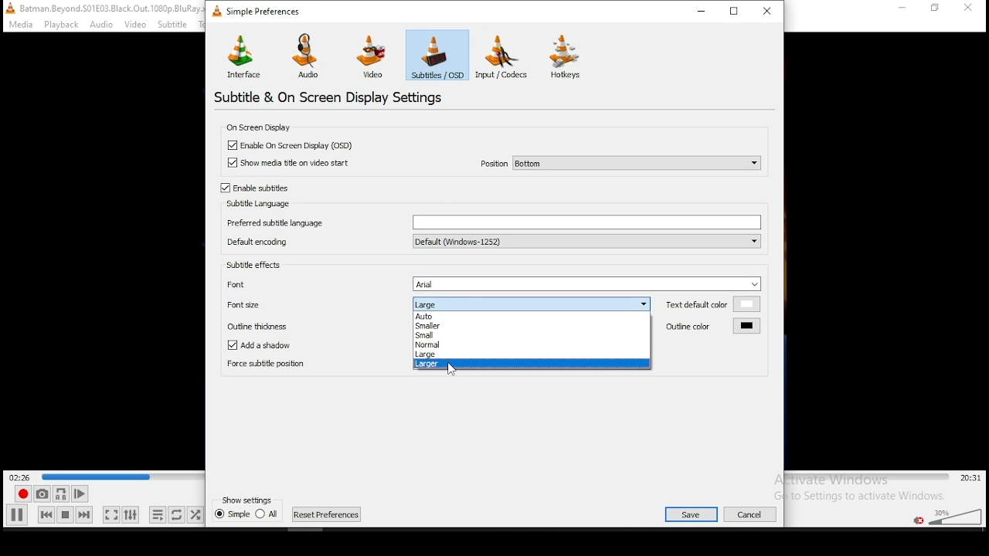  I want to click on restore, so click(935, 8).